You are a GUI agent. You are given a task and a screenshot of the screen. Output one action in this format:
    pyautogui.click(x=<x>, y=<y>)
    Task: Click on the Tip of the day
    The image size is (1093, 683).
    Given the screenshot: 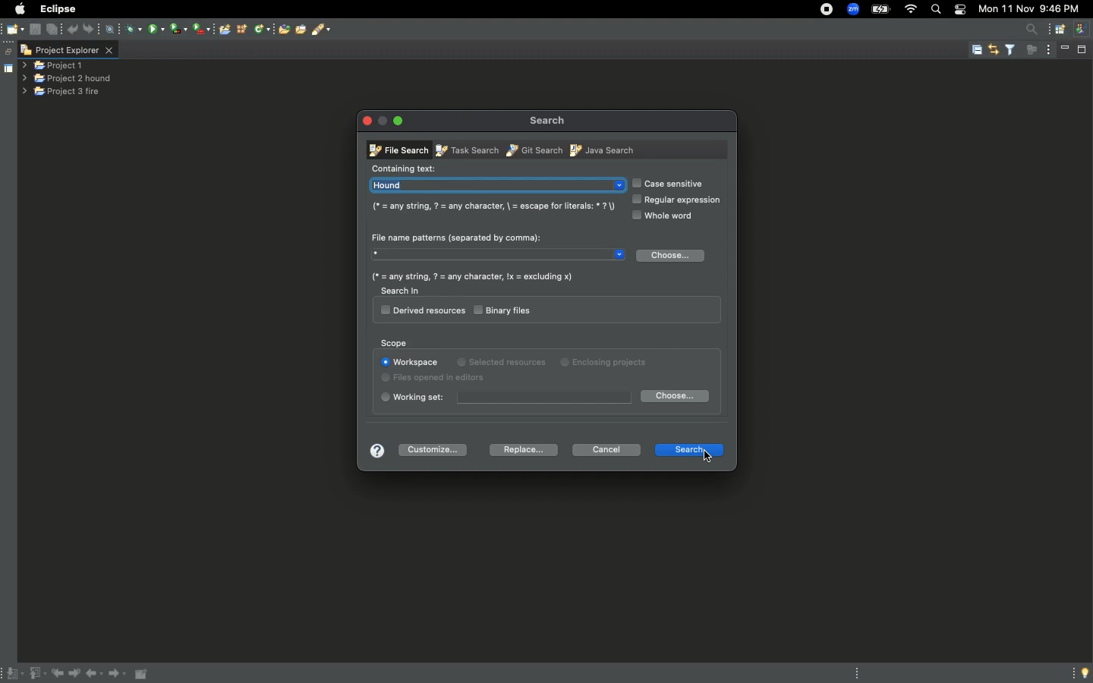 What is the action you would take?
    pyautogui.click(x=1081, y=673)
    